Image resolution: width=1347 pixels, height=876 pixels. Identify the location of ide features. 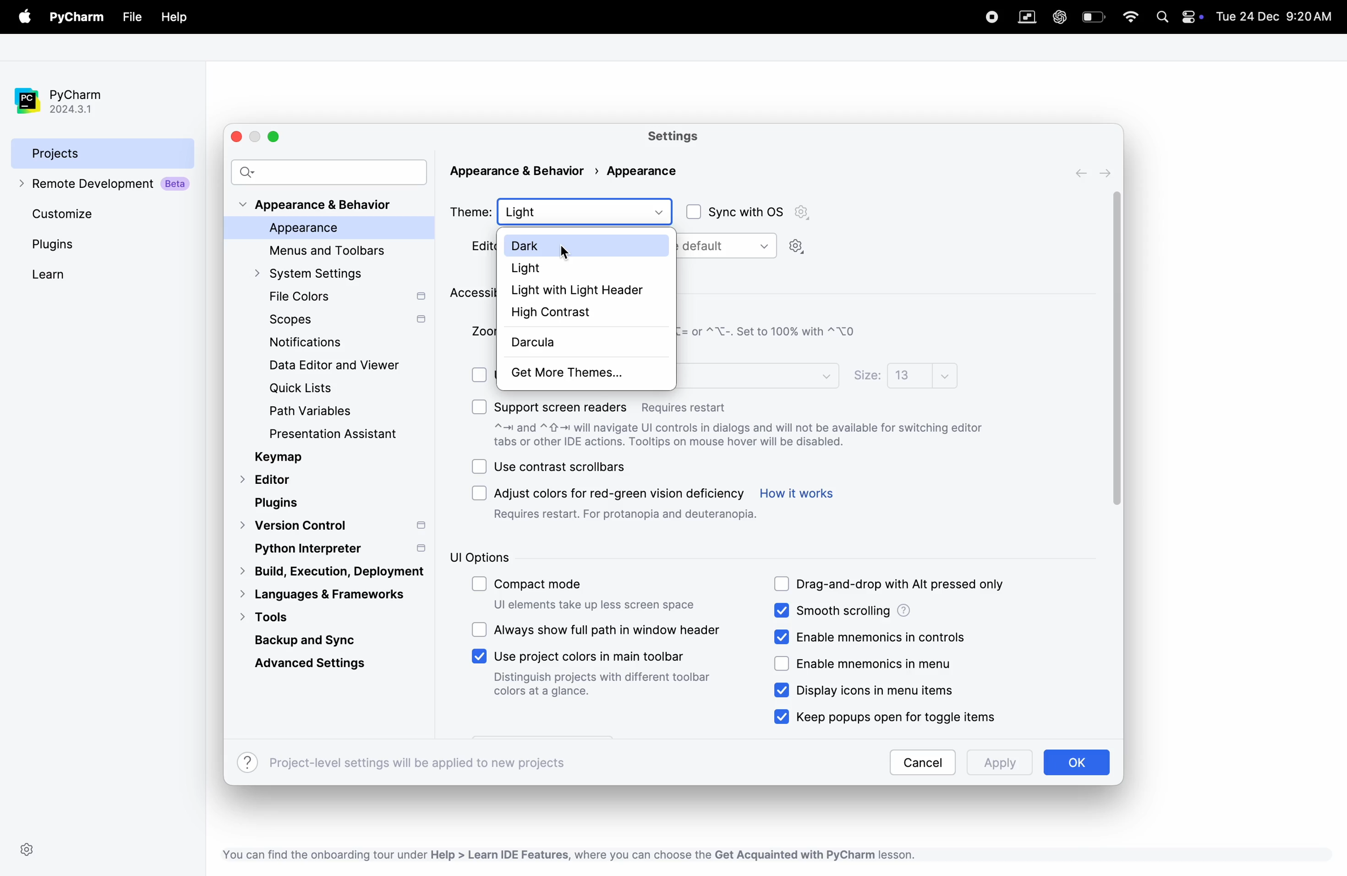
(566, 854).